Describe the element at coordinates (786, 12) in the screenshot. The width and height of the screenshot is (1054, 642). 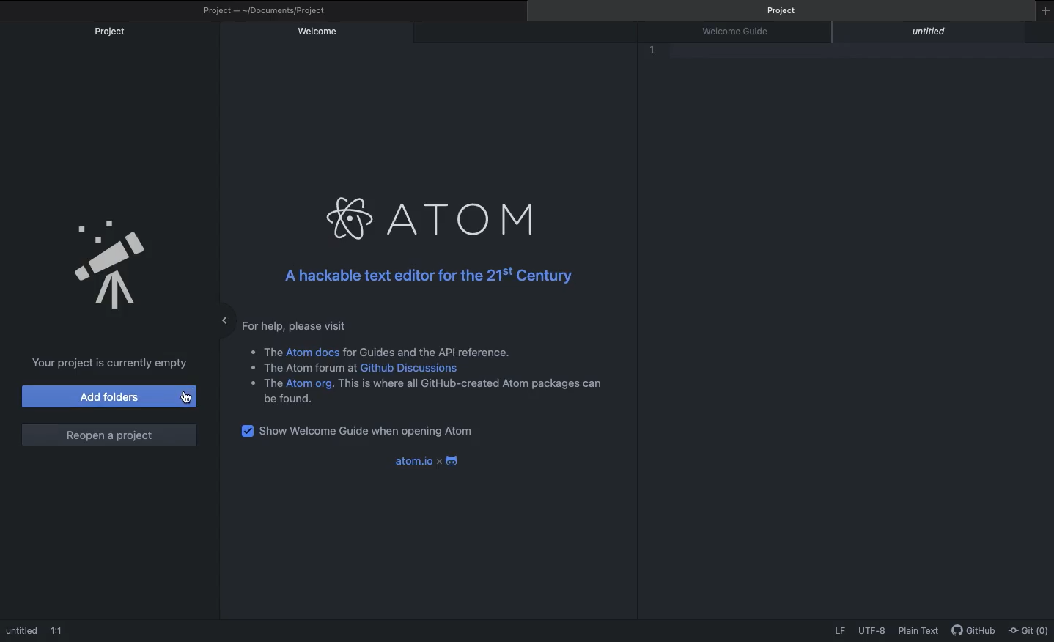
I see `Project` at that location.